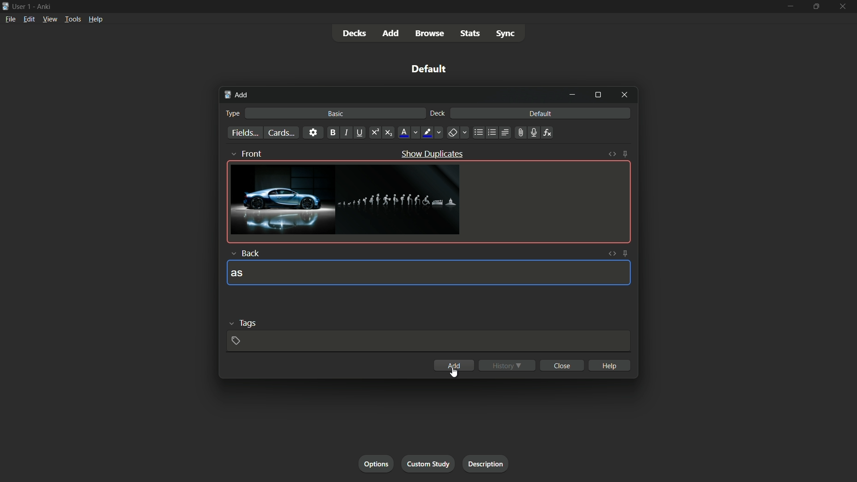 Image resolution: width=857 pixels, height=482 pixels. I want to click on tools menu, so click(71, 19).